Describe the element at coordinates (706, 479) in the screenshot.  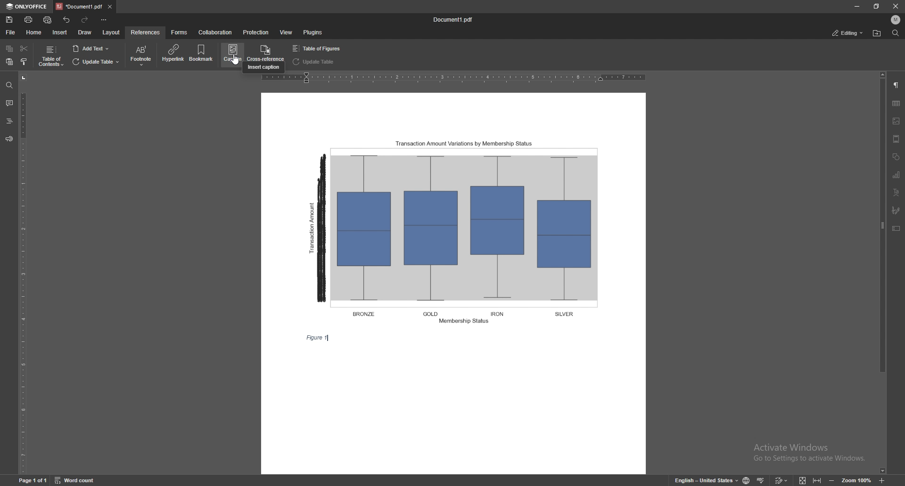
I see `change text language` at that location.